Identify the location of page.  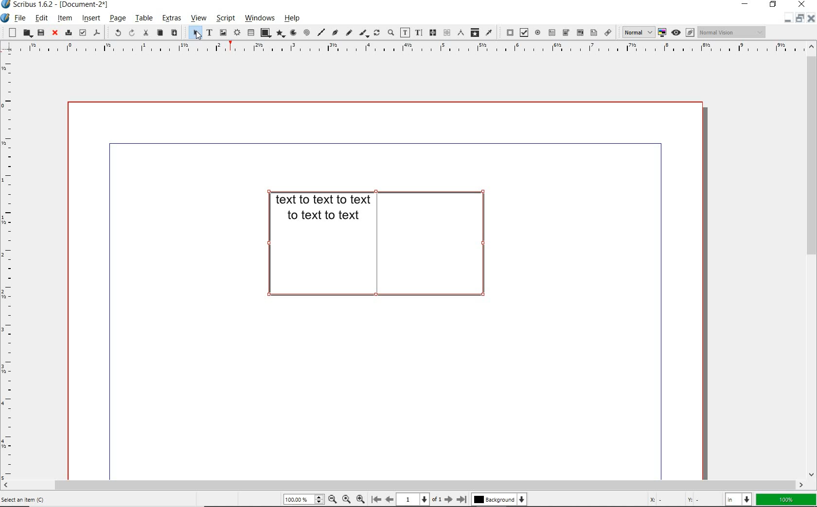
(116, 18).